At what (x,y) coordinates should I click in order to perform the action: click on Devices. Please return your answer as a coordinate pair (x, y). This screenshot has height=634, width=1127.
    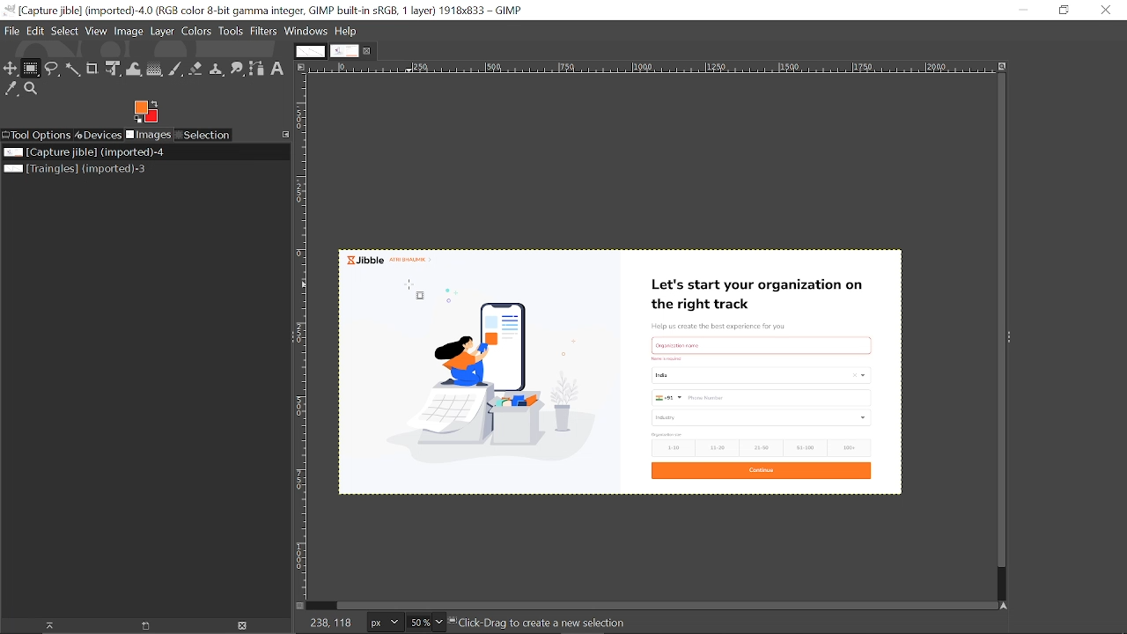
    Looking at the image, I should click on (101, 134).